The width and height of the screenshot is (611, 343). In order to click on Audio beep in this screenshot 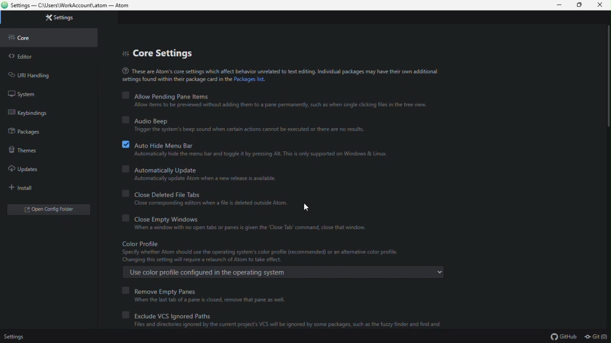, I will do `click(256, 124)`.